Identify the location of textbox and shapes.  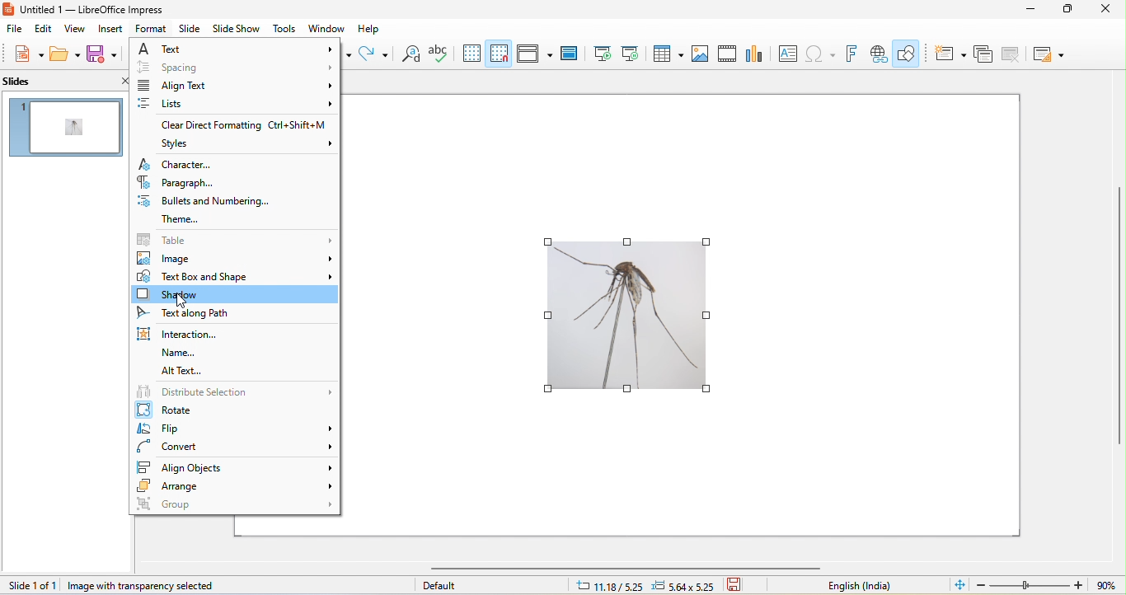
(235, 275).